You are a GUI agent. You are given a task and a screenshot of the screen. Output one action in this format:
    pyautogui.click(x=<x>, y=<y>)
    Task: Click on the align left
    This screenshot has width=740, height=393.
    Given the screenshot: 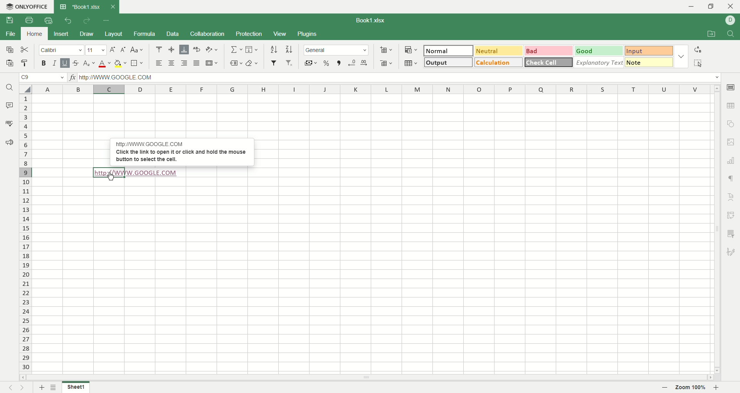 What is the action you would take?
    pyautogui.click(x=158, y=63)
    